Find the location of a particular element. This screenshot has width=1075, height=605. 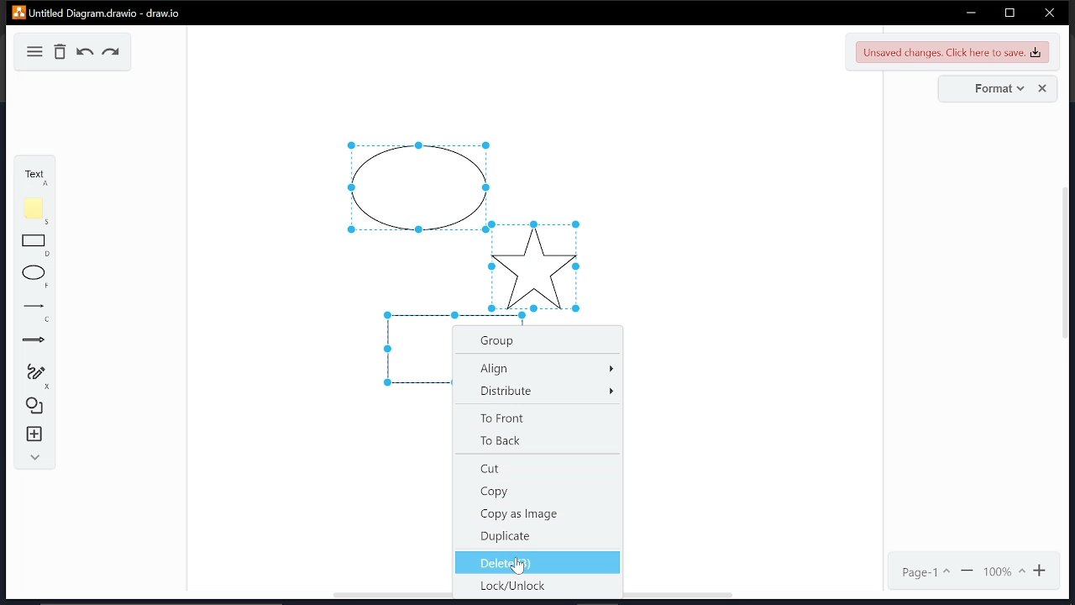

group is located at coordinates (537, 340).